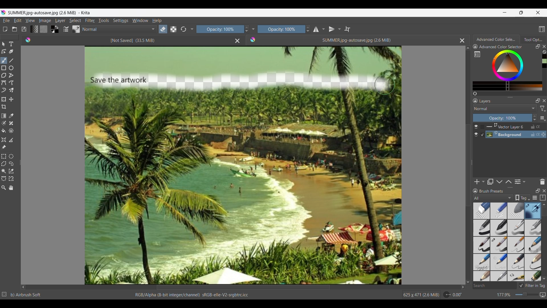 The image size is (547, 308). I want to click on Map displayed can vas size between pixel and print size, so click(543, 295).